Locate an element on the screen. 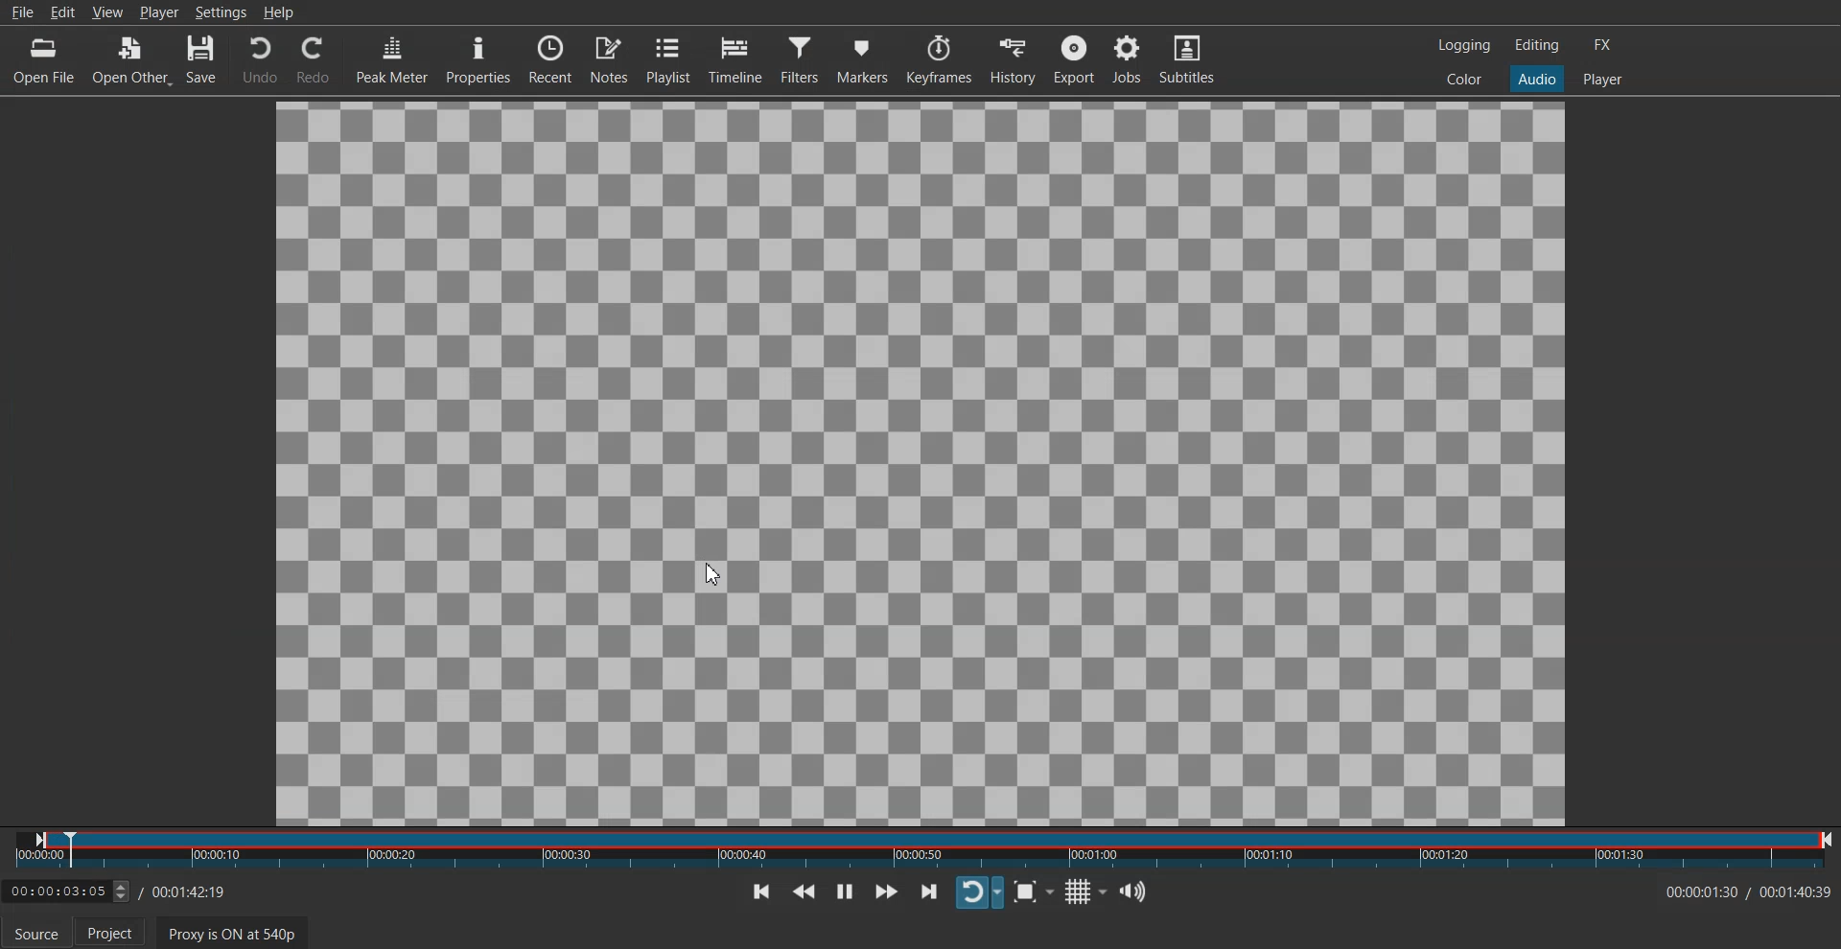  Play Quickly Backwards is located at coordinates (804, 891).